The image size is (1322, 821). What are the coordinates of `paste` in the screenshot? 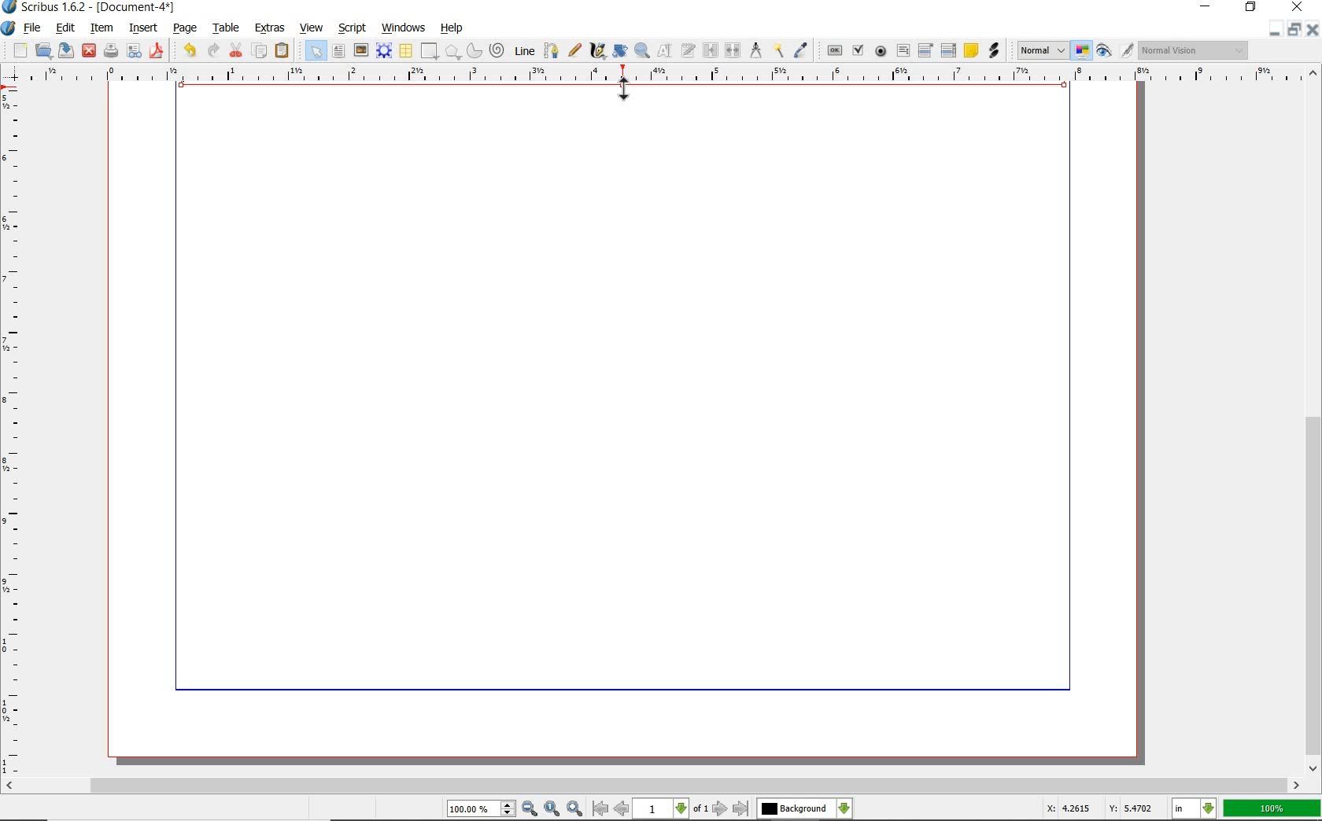 It's located at (282, 51).